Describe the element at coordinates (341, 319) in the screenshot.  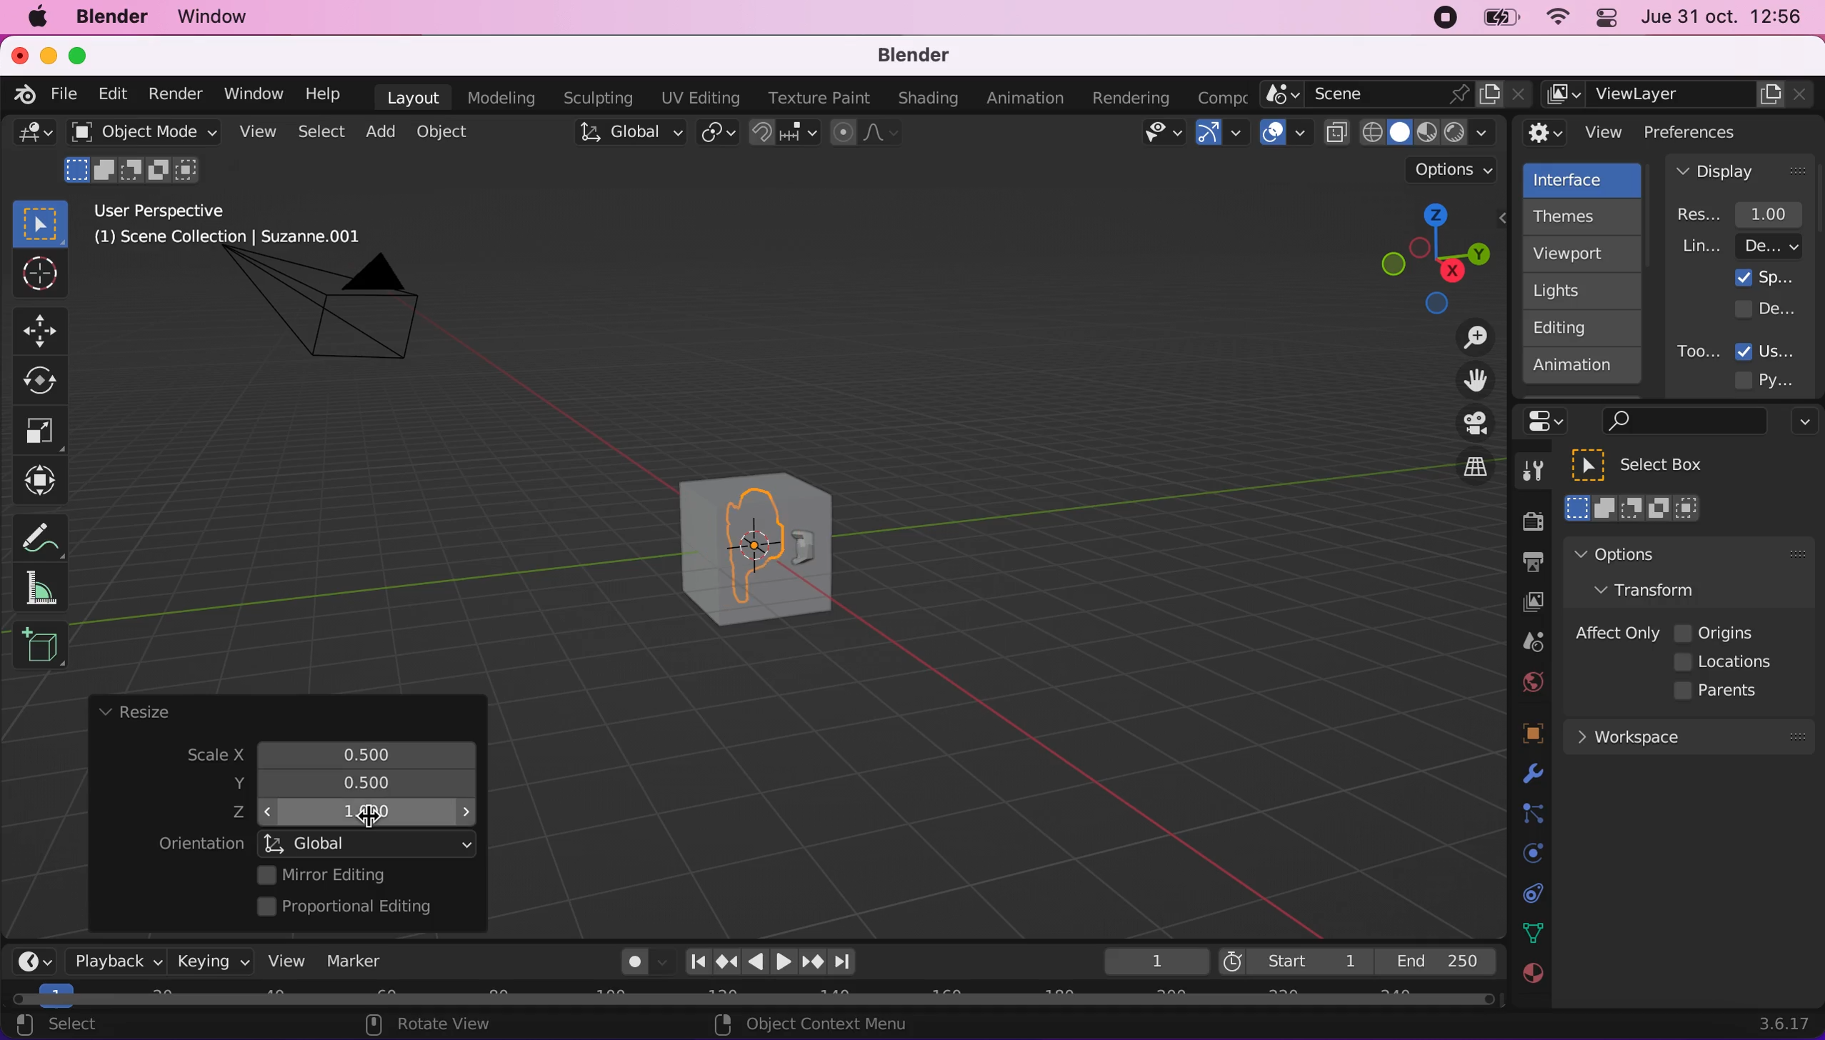
I see `camera` at that location.